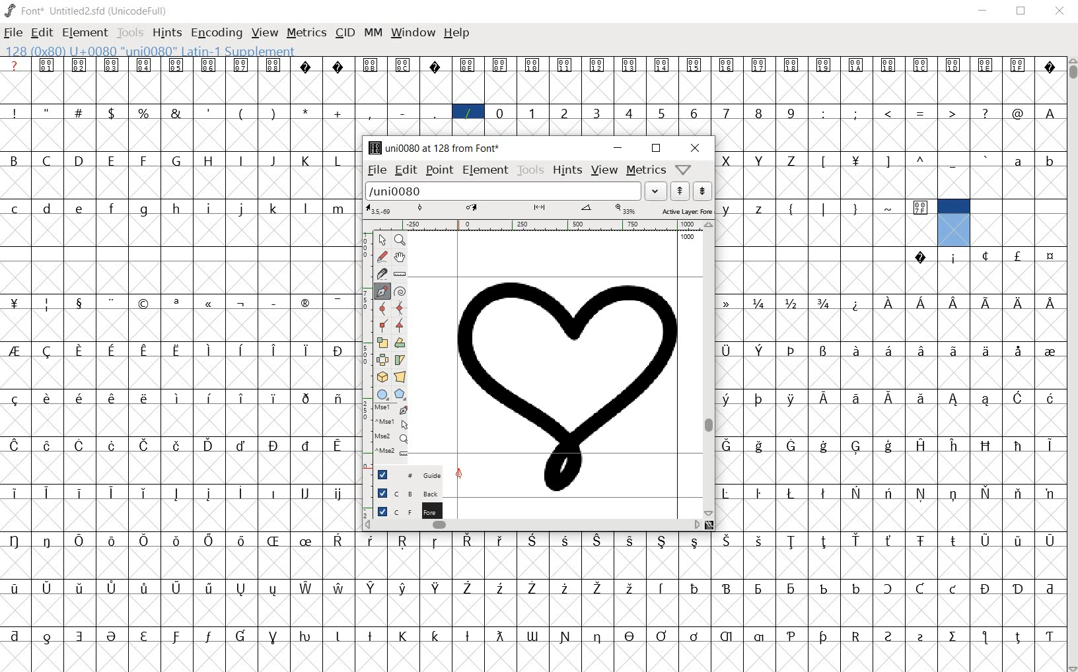 The width and height of the screenshot is (1078, 672). What do you see at coordinates (274, 399) in the screenshot?
I see `glyph` at bounding box center [274, 399].